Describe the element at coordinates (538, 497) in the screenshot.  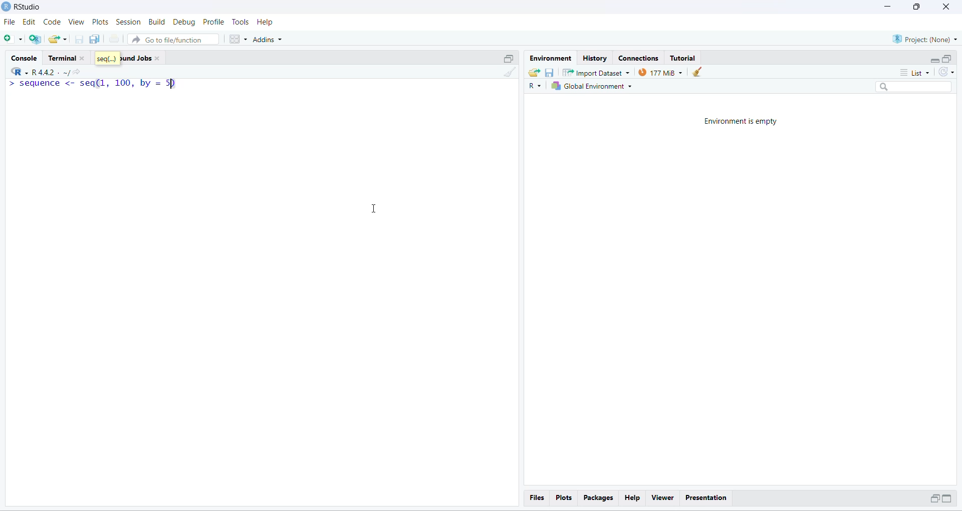
I see `files` at that location.